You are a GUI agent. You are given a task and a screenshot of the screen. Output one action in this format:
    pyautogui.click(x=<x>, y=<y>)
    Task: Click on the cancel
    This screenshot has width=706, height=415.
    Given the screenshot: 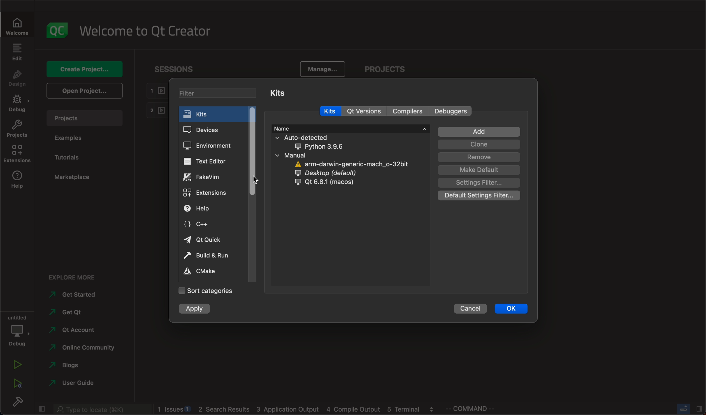 What is the action you would take?
    pyautogui.click(x=470, y=308)
    